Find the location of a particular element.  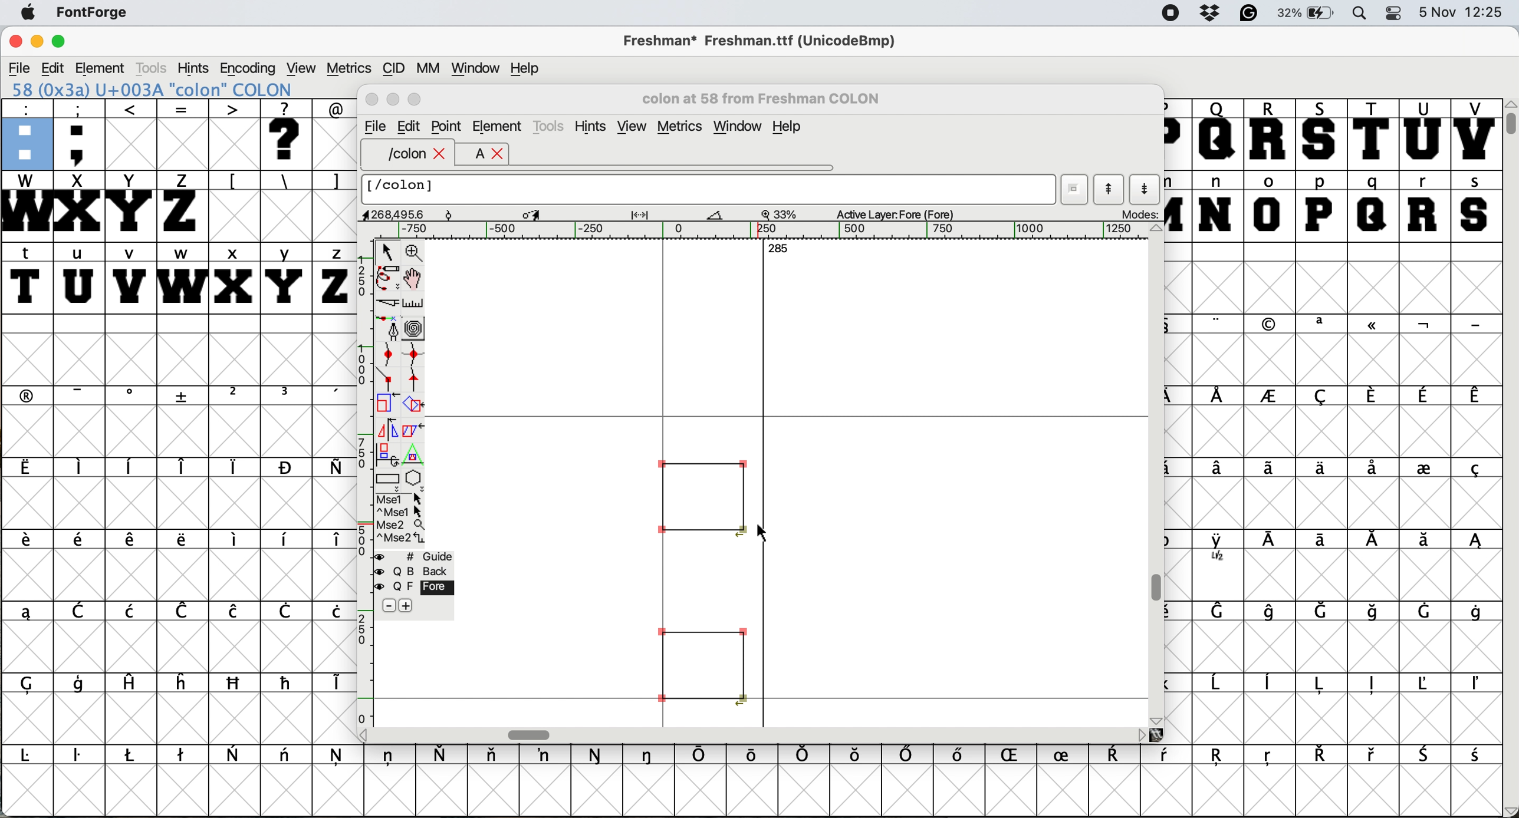

battery is located at coordinates (1308, 14).